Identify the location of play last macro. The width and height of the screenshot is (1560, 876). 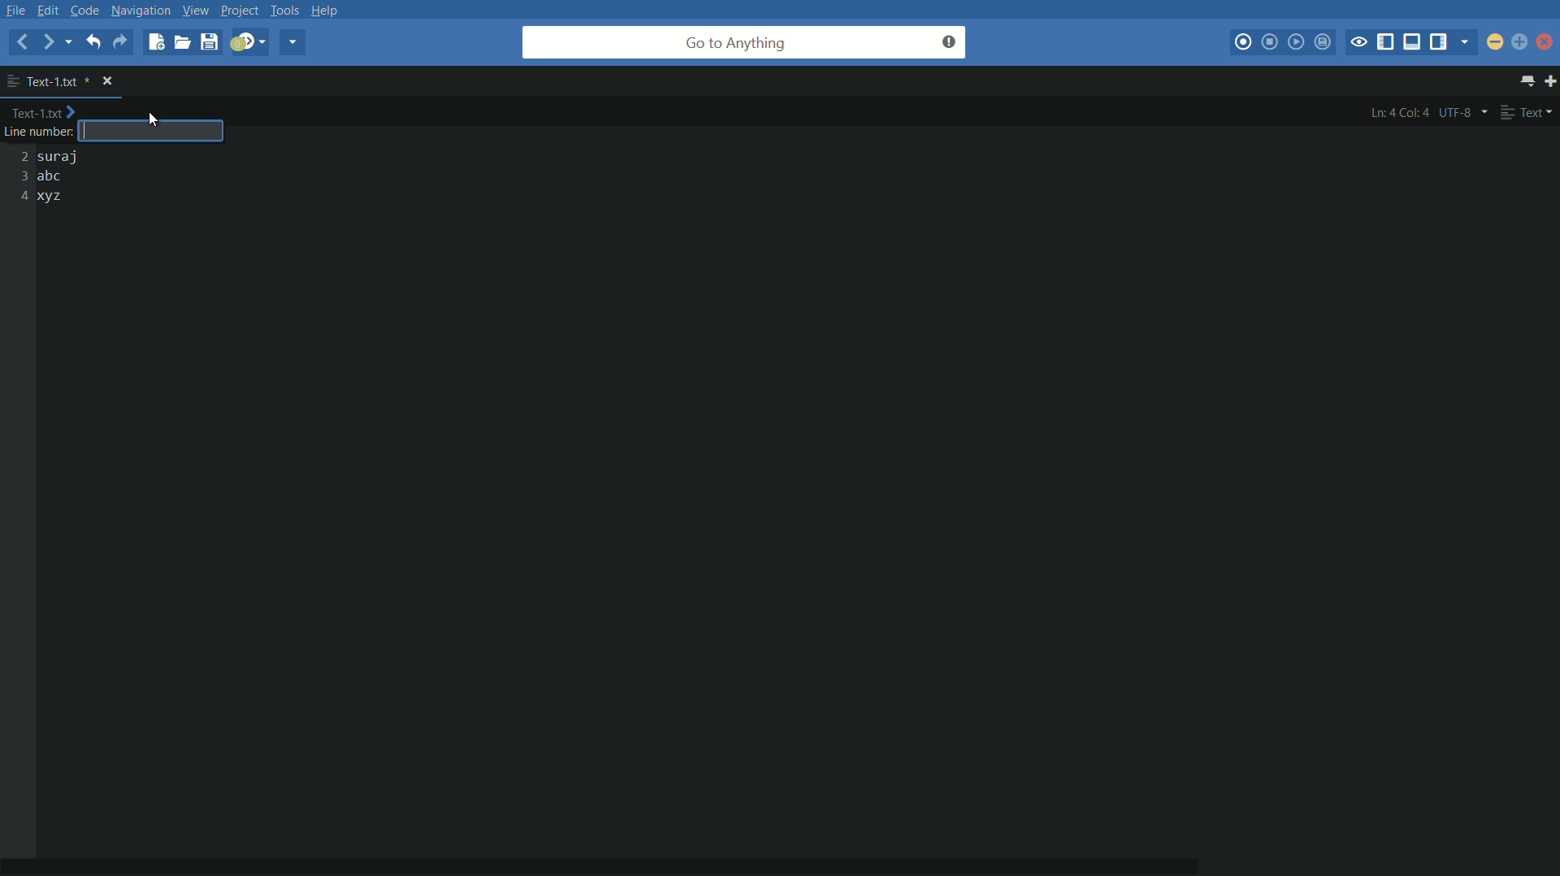
(1296, 42).